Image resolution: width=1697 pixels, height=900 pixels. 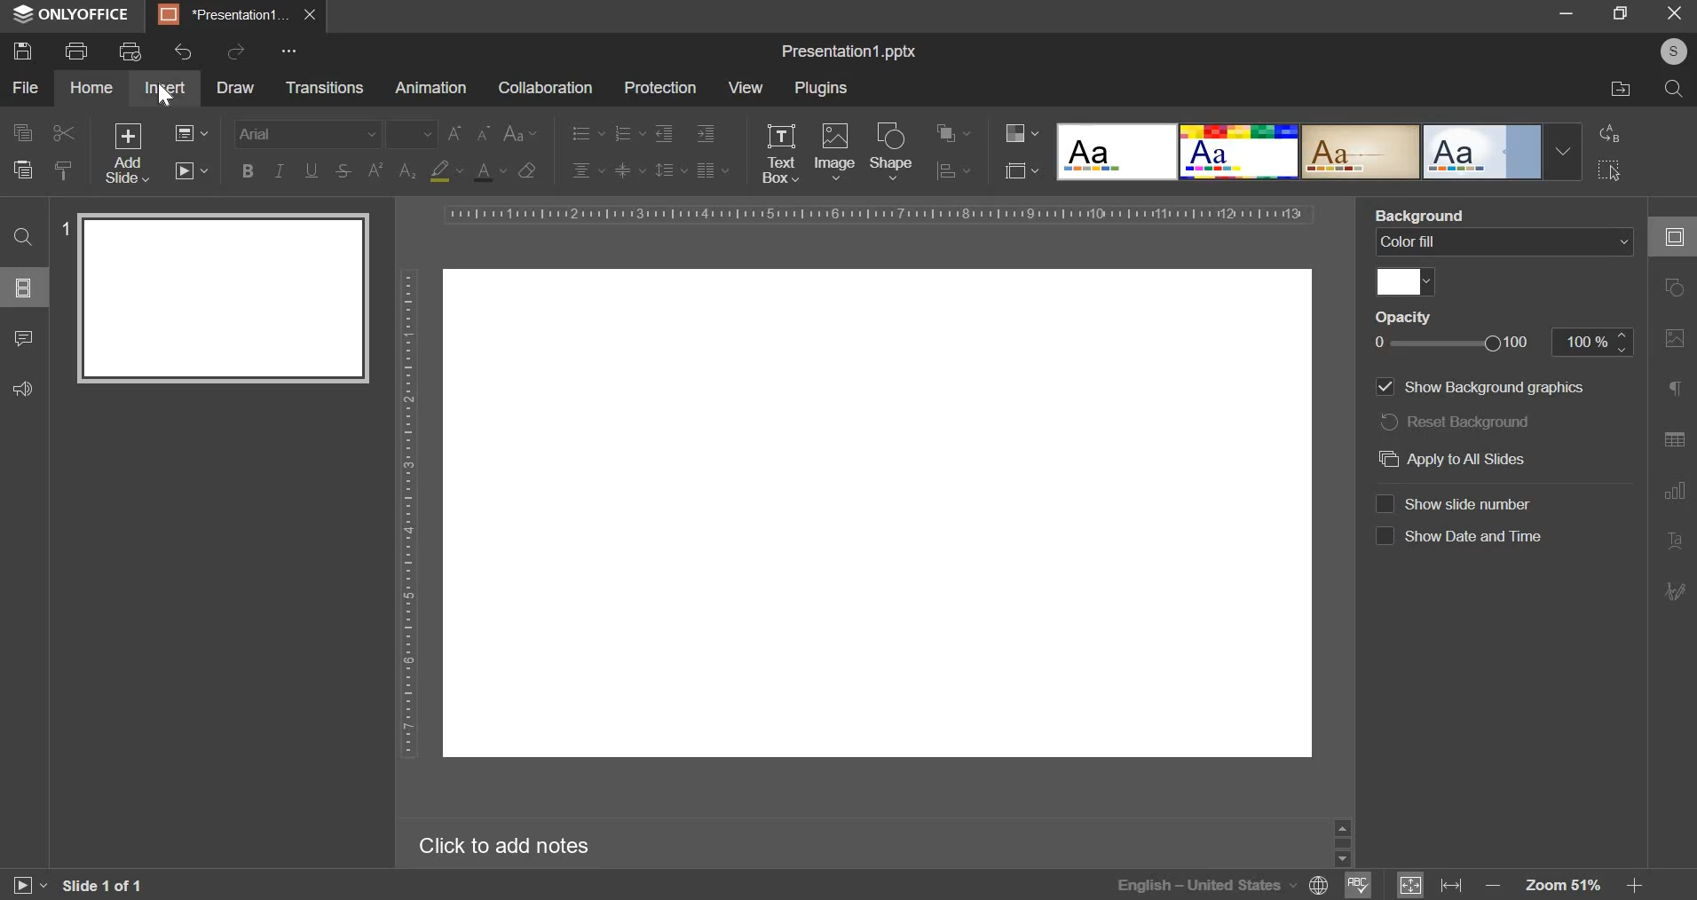 What do you see at coordinates (1676, 390) in the screenshot?
I see `paragraph settings` at bounding box center [1676, 390].